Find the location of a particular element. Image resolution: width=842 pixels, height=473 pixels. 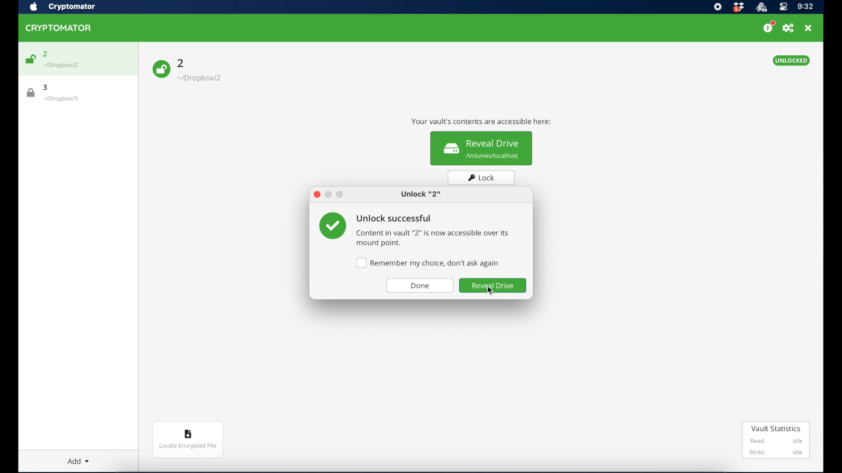

close is located at coordinates (317, 194).